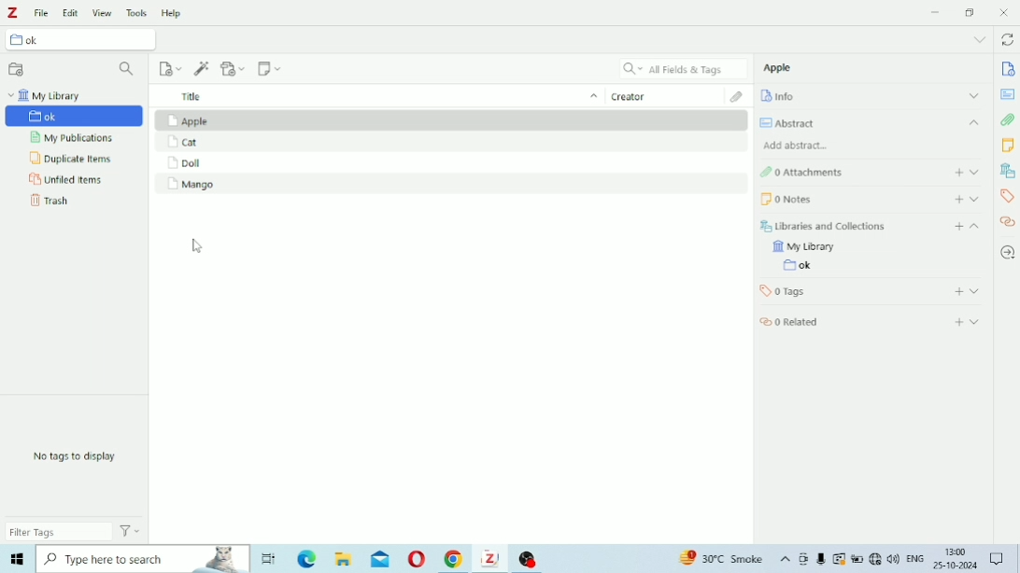 This screenshot has width=1020, height=573. Describe the element at coordinates (75, 117) in the screenshot. I see `Untitled` at that location.